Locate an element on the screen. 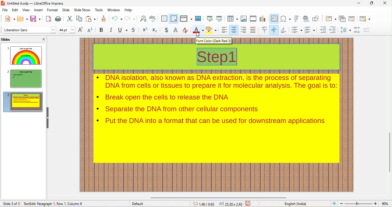  cursor and object position changed is located at coordinates (218, 204).